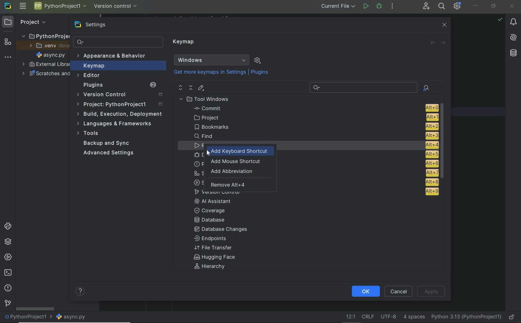 The width and height of the screenshot is (521, 323). I want to click on back, so click(433, 43).